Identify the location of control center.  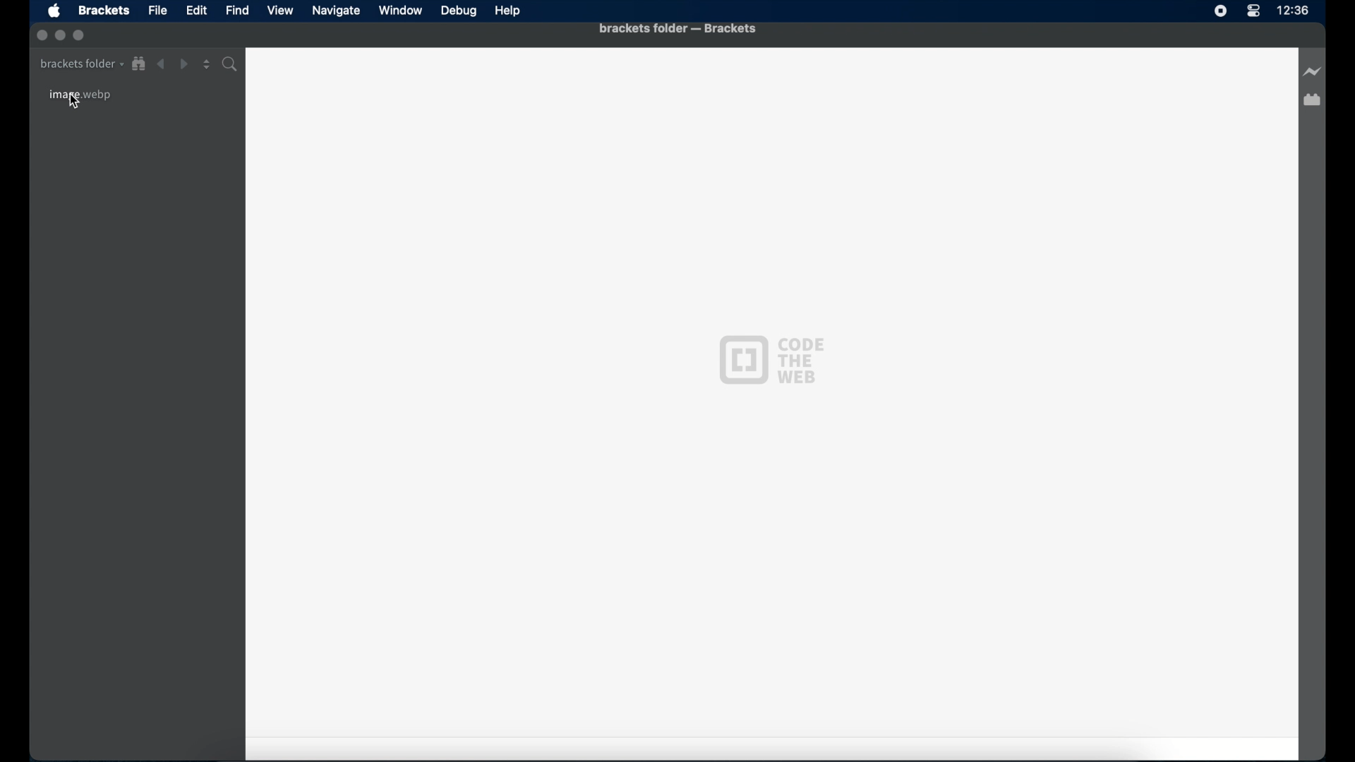
(1253, 11).